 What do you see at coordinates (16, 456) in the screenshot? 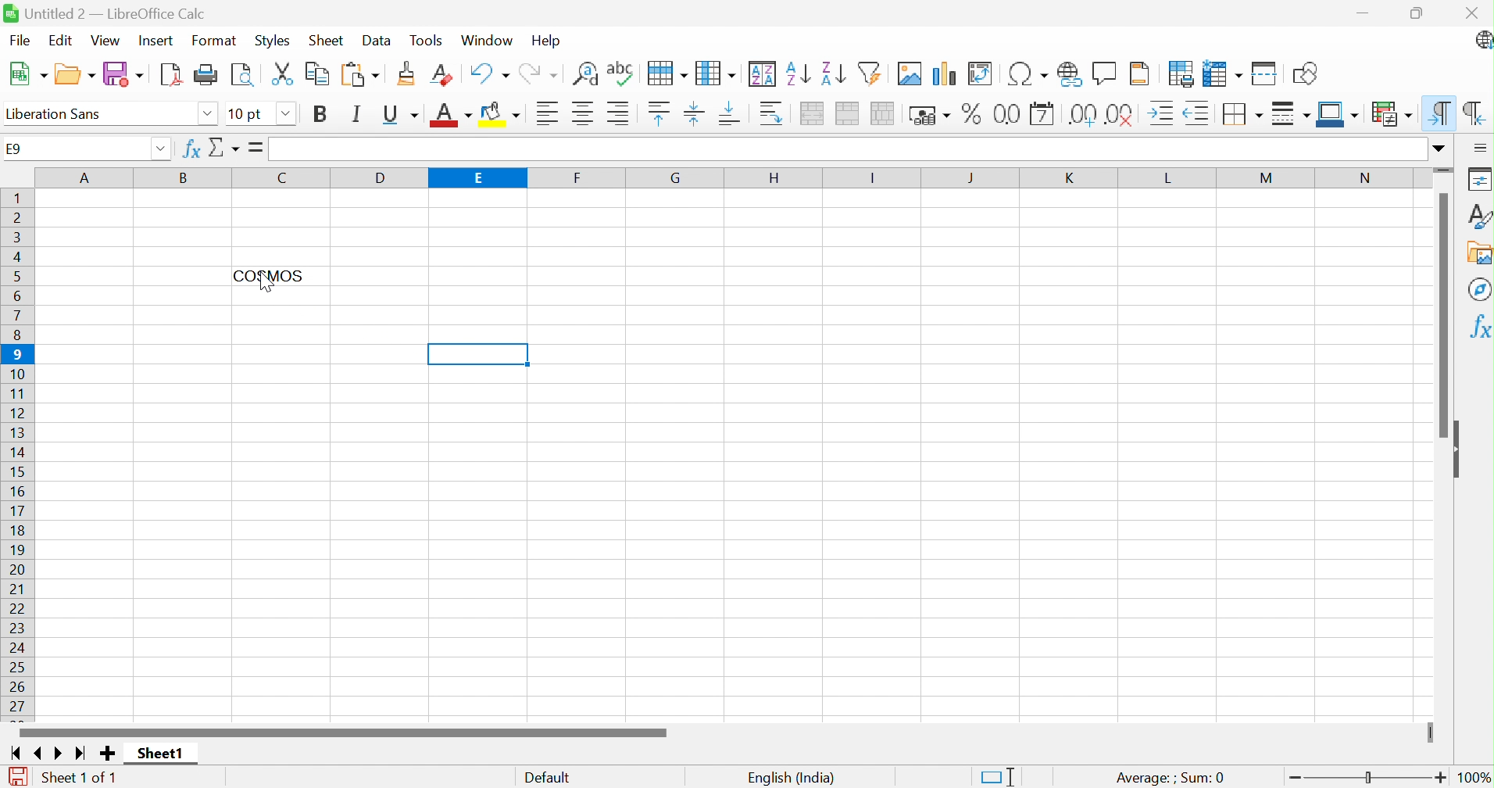
I see `Row numbers` at bounding box center [16, 456].